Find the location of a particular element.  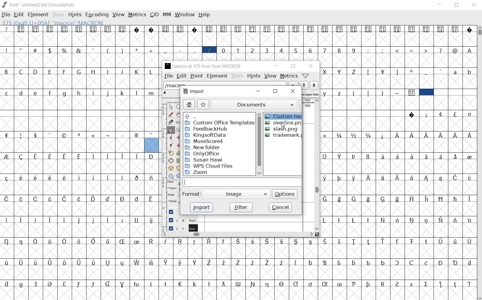

Symbol is located at coordinates (108, 29).